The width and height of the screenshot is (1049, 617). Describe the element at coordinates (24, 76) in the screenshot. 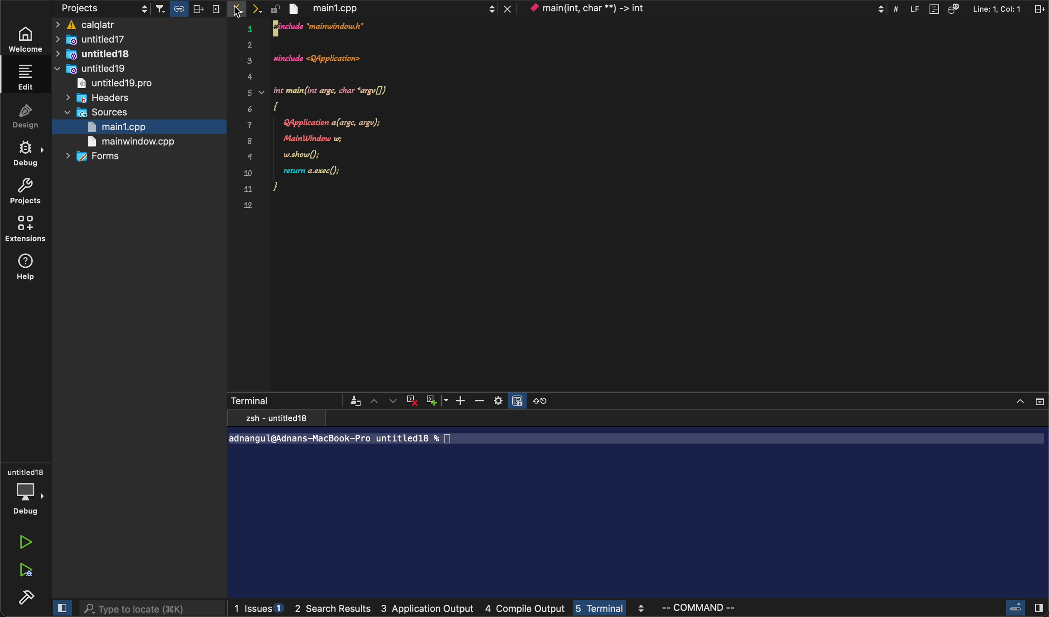

I see `edit` at that location.